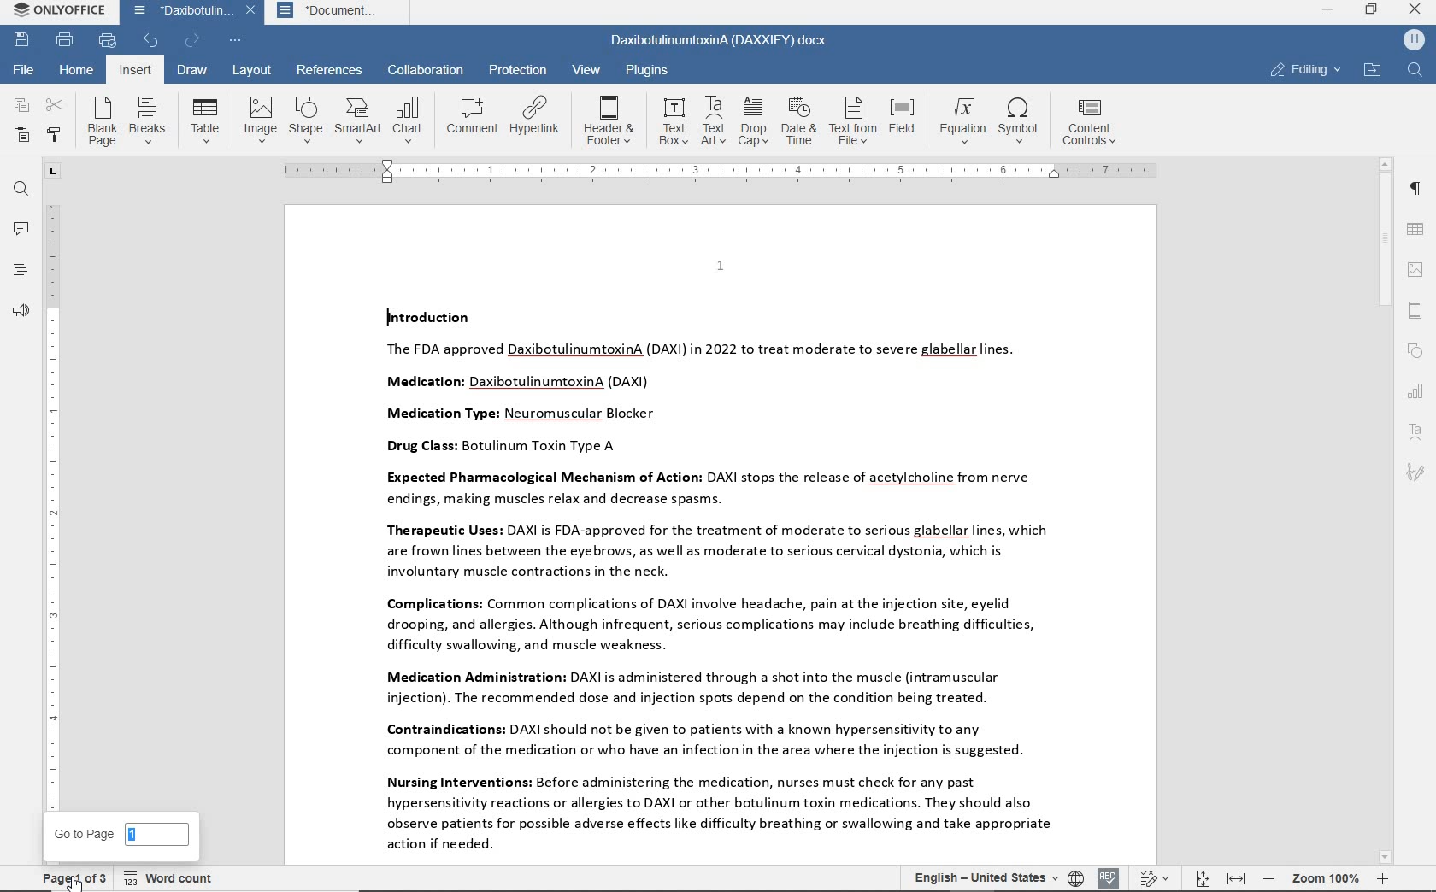  I want to click on undo, so click(152, 42).